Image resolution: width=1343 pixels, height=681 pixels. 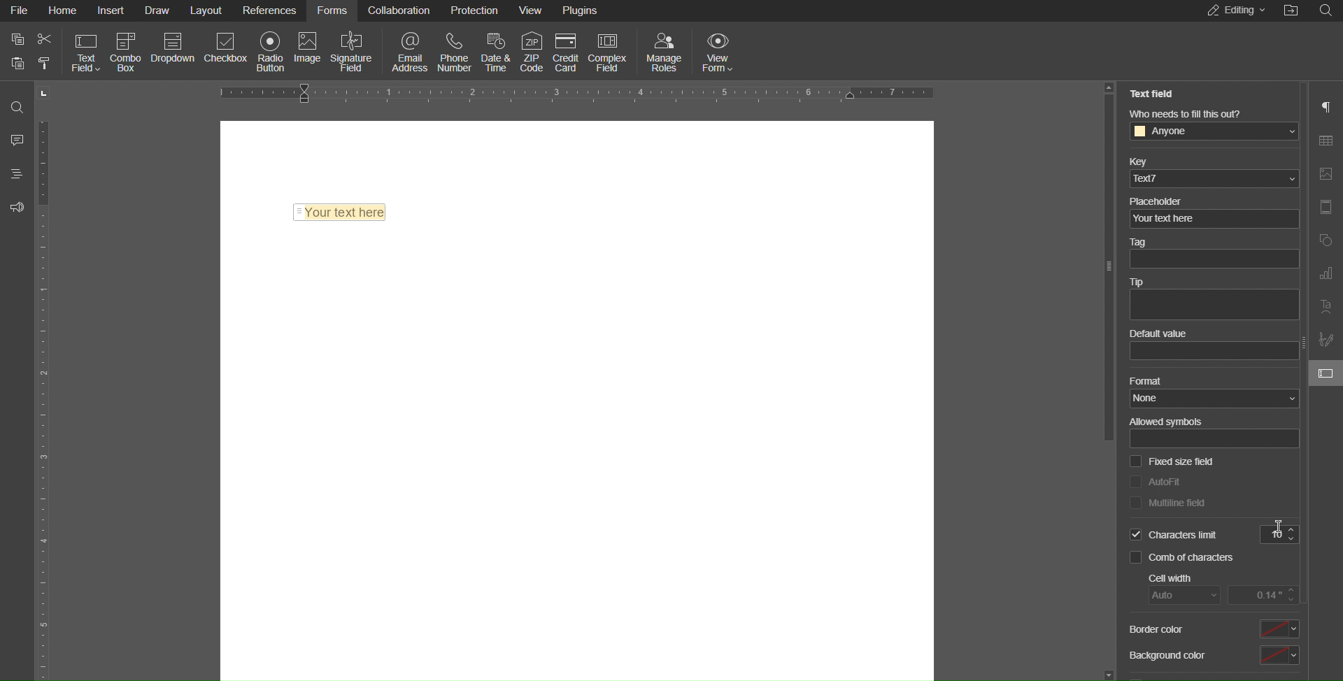 What do you see at coordinates (1326, 141) in the screenshot?
I see `Table Settings` at bounding box center [1326, 141].